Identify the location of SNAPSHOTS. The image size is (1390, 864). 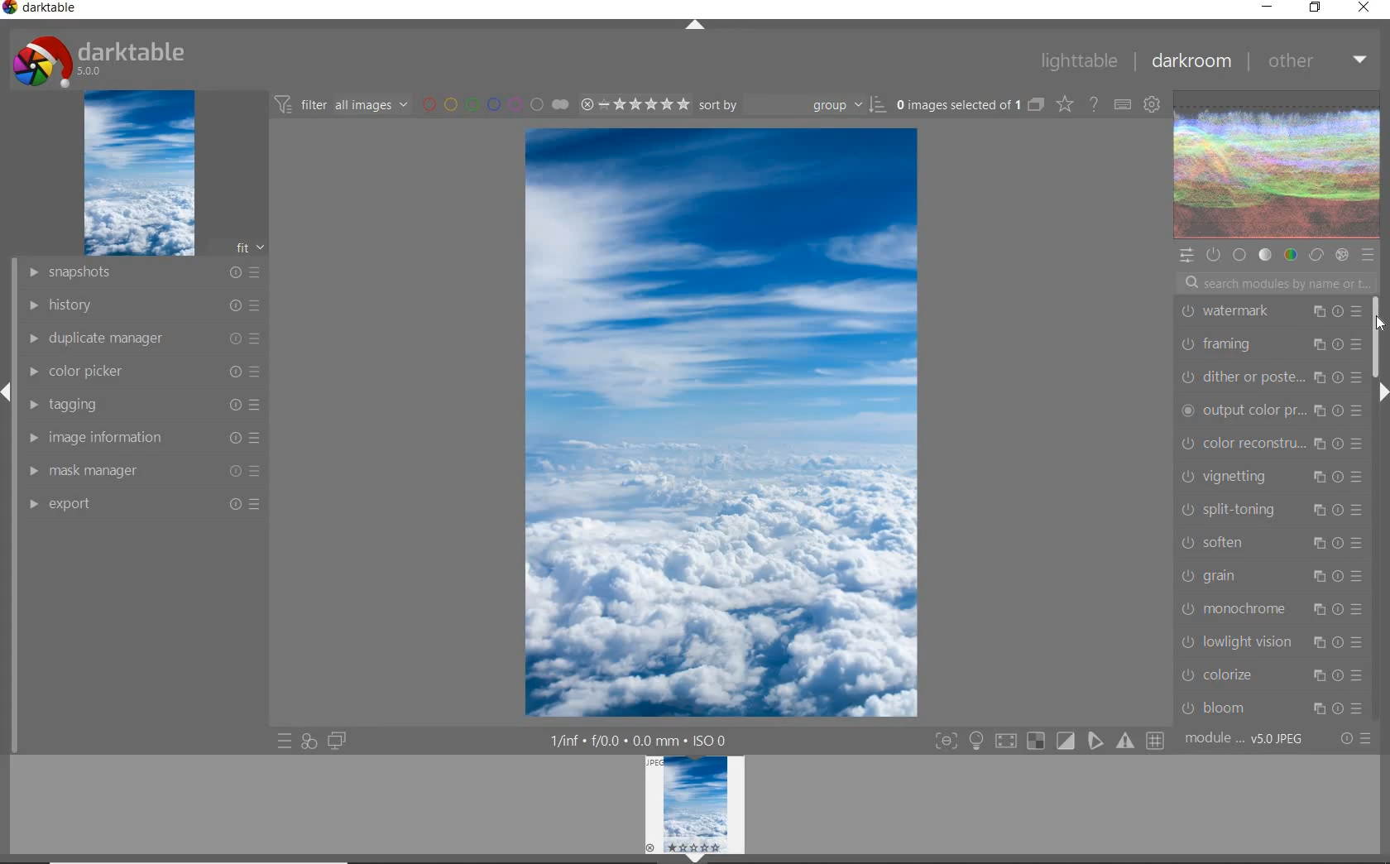
(145, 272).